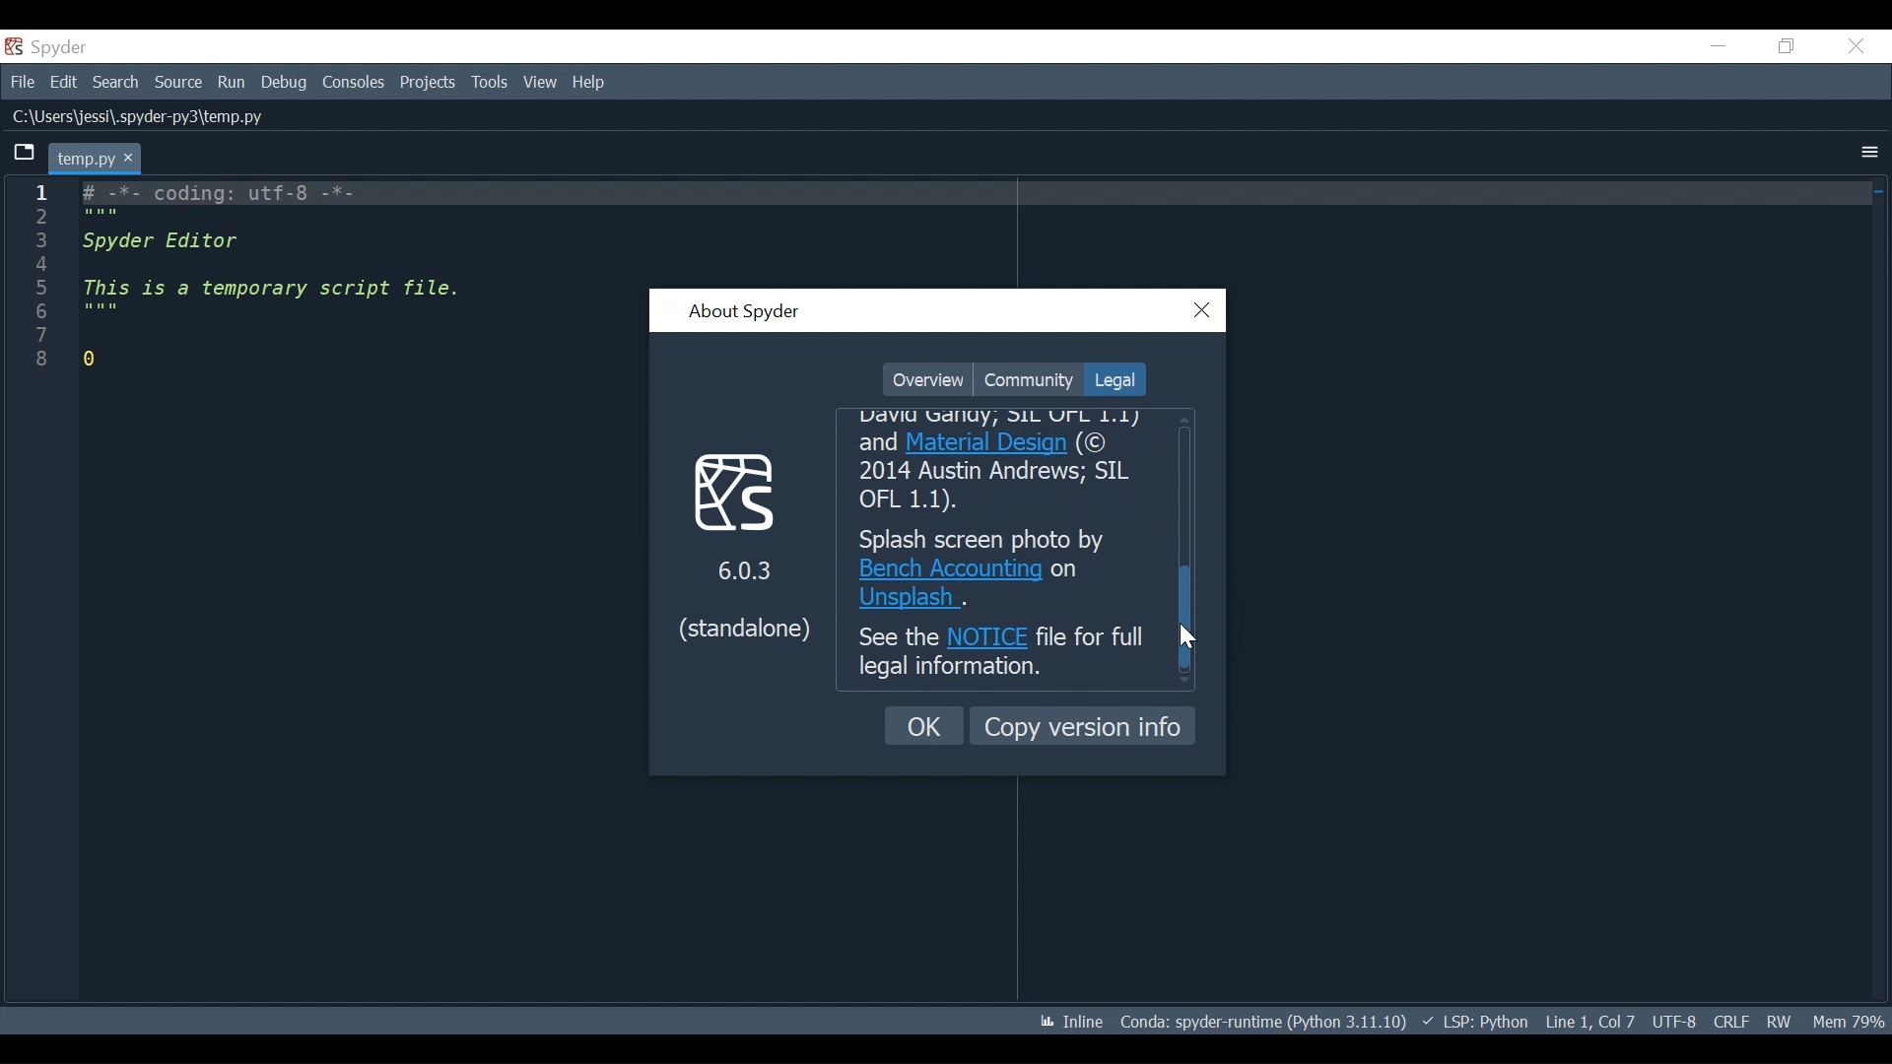 Image resolution: width=1892 pixels, height=1064 pixels. Describe the element at coordinates (1189, 618) in the screenshot. I see `Vertical Scroll bar` at that location.